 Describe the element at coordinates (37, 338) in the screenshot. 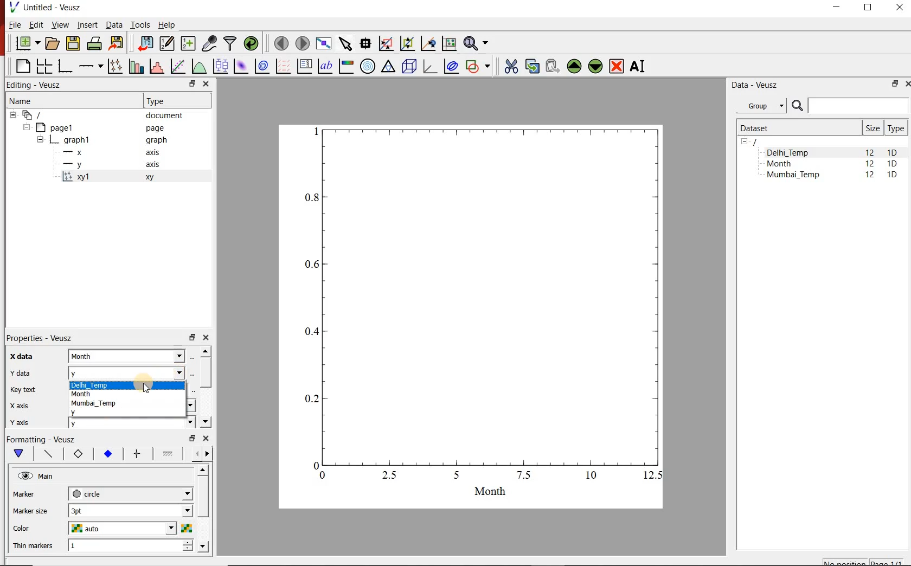

I see `Properties - Veusz` at that location.